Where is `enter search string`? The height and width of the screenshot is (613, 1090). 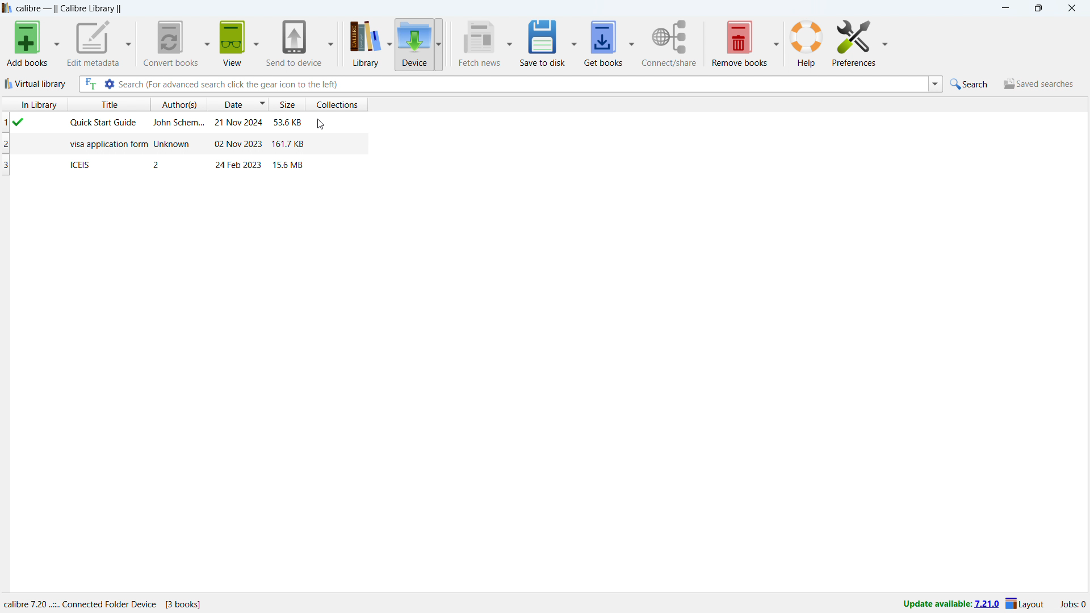
enter search string is located at coordinates (522, 84).